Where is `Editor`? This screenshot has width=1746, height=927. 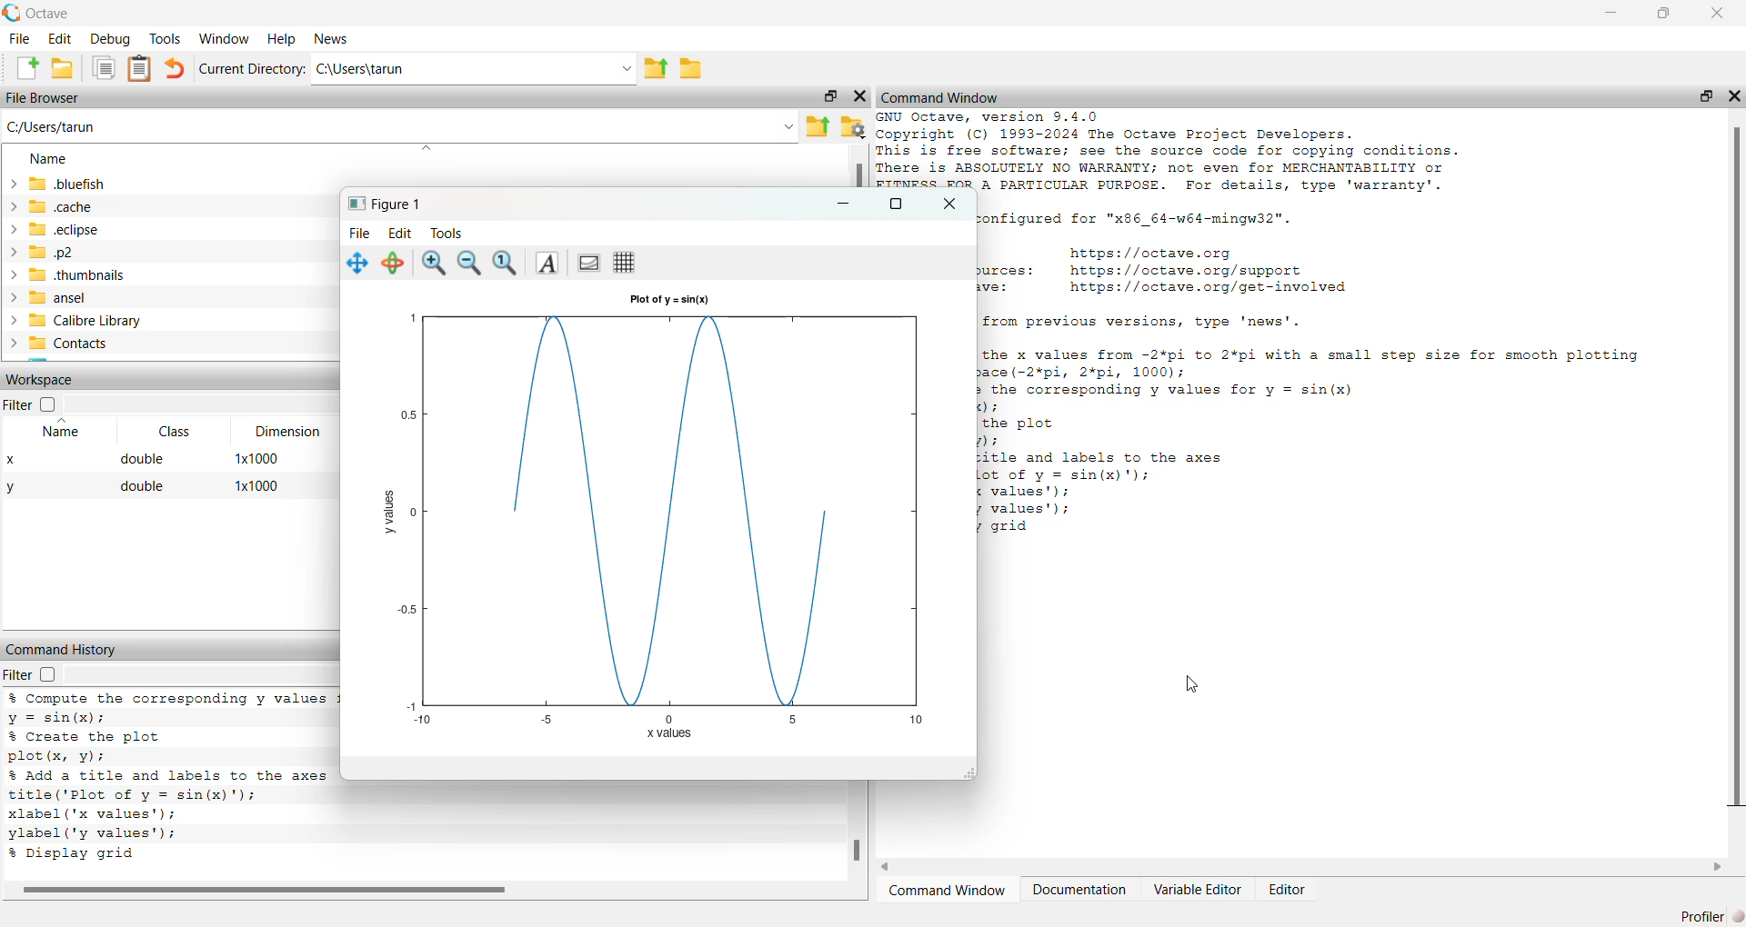 Editor is located at coordinates (1289, 890).